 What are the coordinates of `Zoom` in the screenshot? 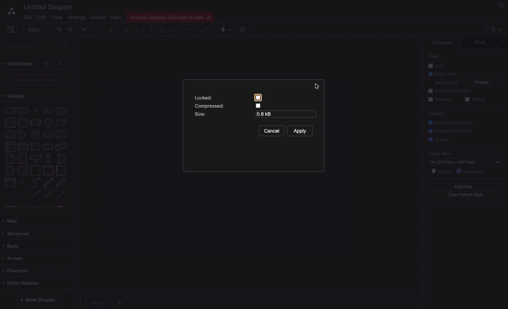 It's located at (37, 29).